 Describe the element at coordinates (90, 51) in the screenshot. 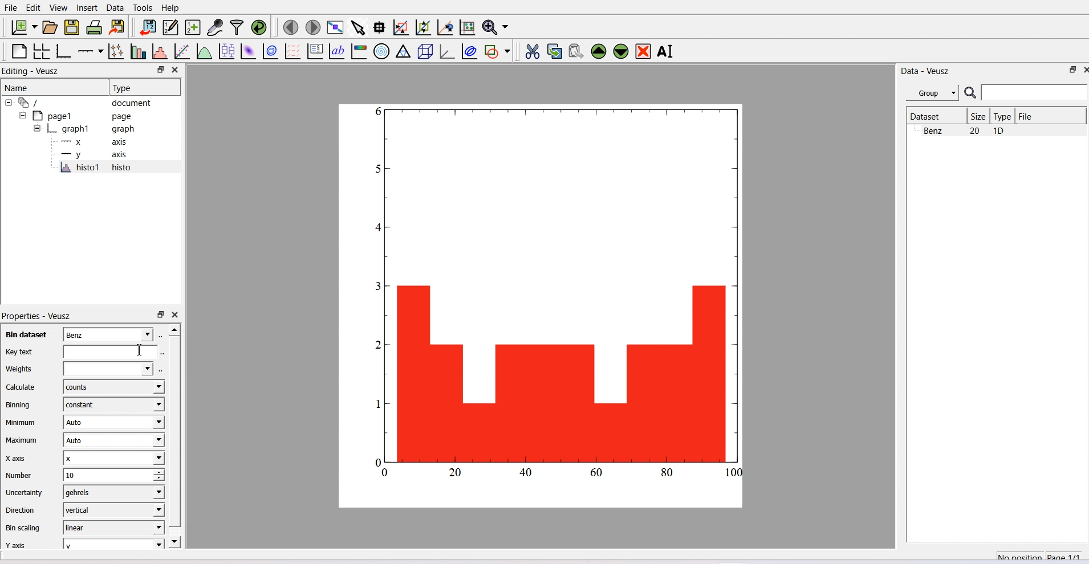

I see `Add an axis to the Plot` at that location.